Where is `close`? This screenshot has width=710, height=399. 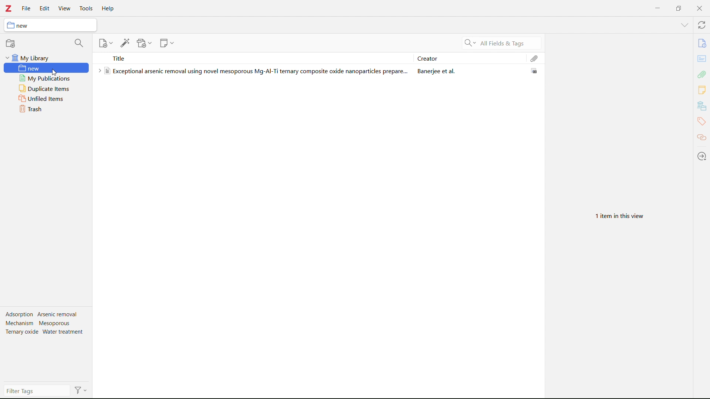
close is located at coordinates (699, 8).